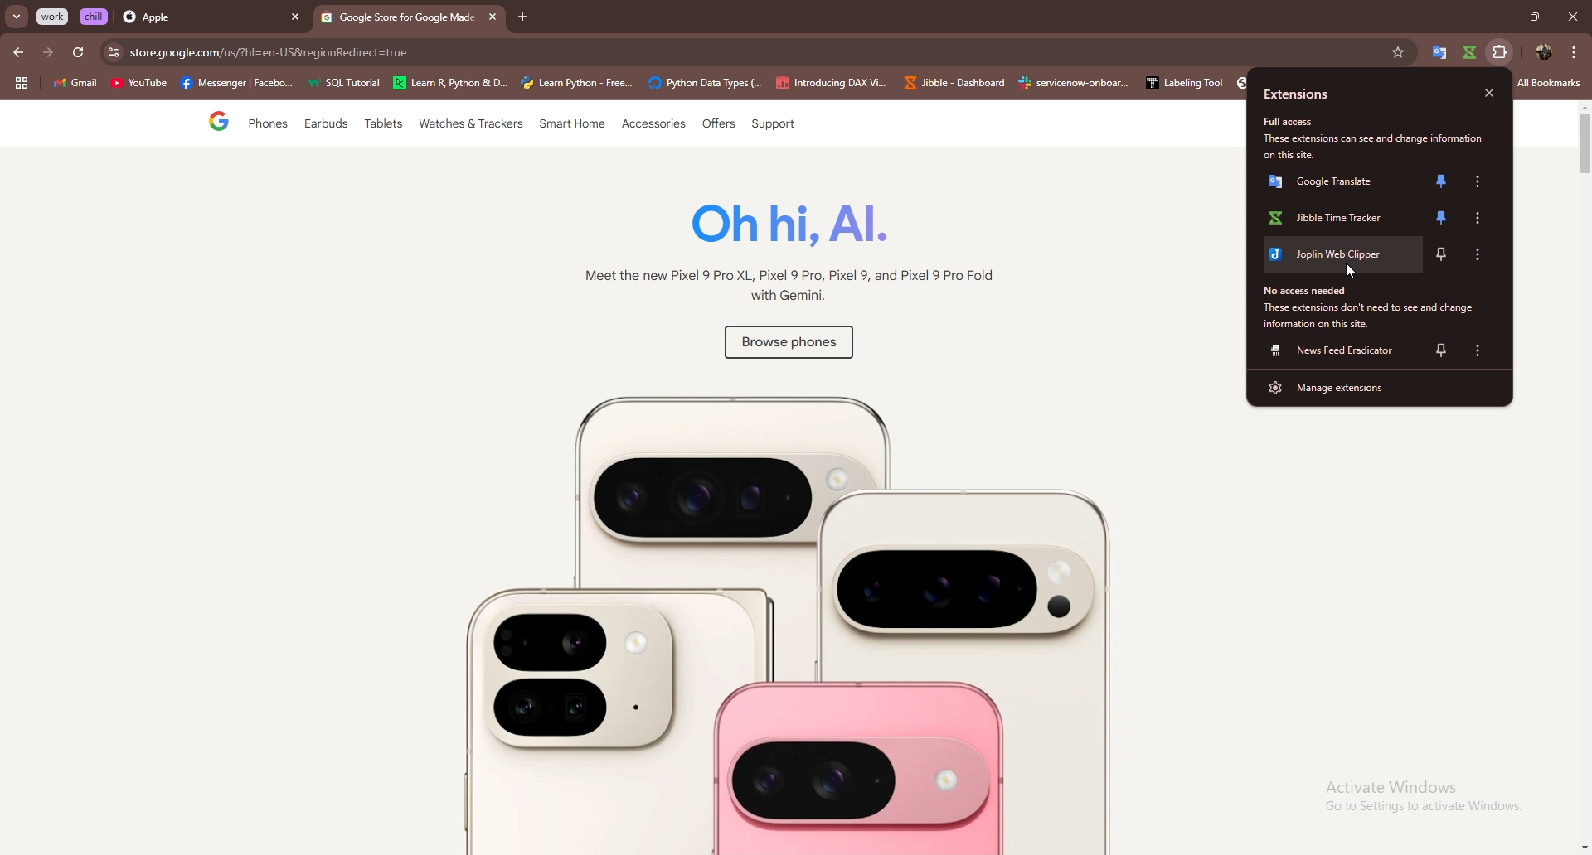 The image size is (1592, 855). I want to click on XE Jibble Time Tracker, so click(1332, 220).